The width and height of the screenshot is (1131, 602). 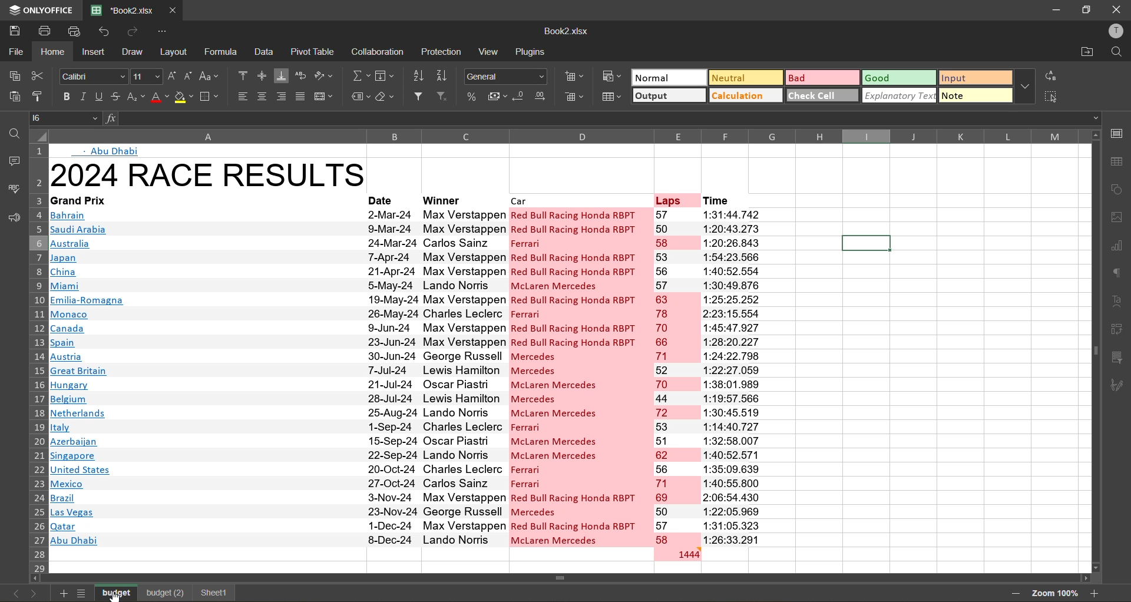 I want to click on sort descending, so click(x=446, y=75).